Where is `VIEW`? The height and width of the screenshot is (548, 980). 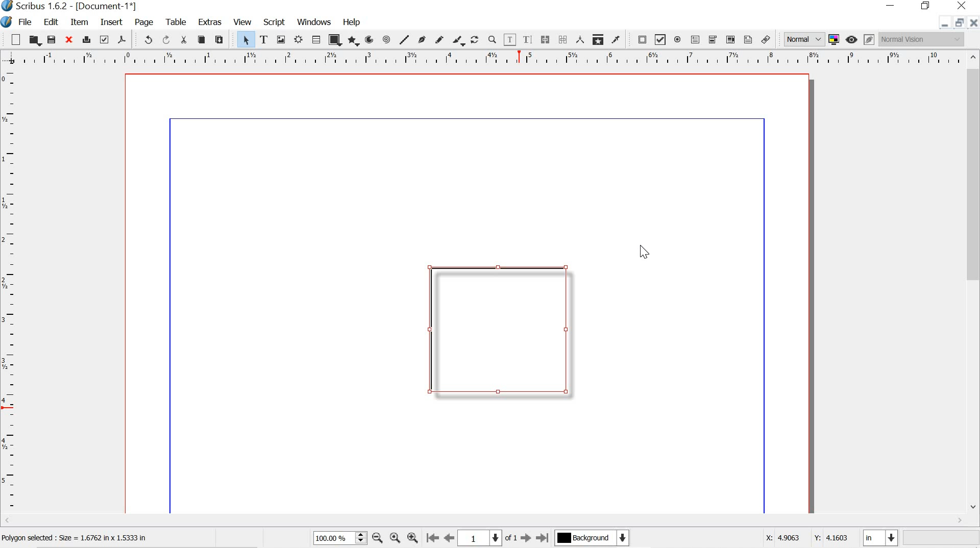 VIEW is located at coordinates (241, 22).